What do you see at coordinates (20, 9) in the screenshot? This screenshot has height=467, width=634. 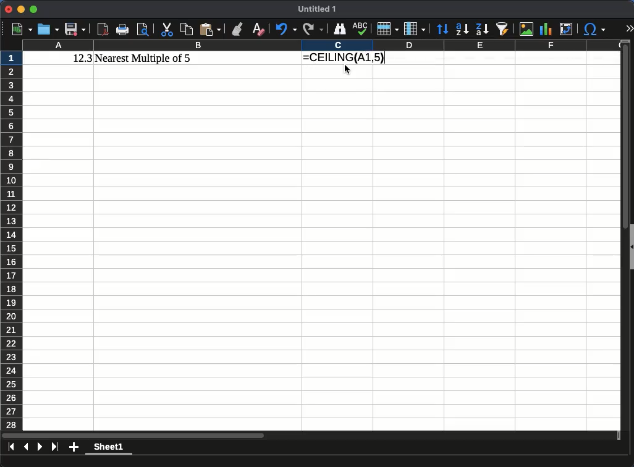 I see `minimize` at bounding box center [20, 9].